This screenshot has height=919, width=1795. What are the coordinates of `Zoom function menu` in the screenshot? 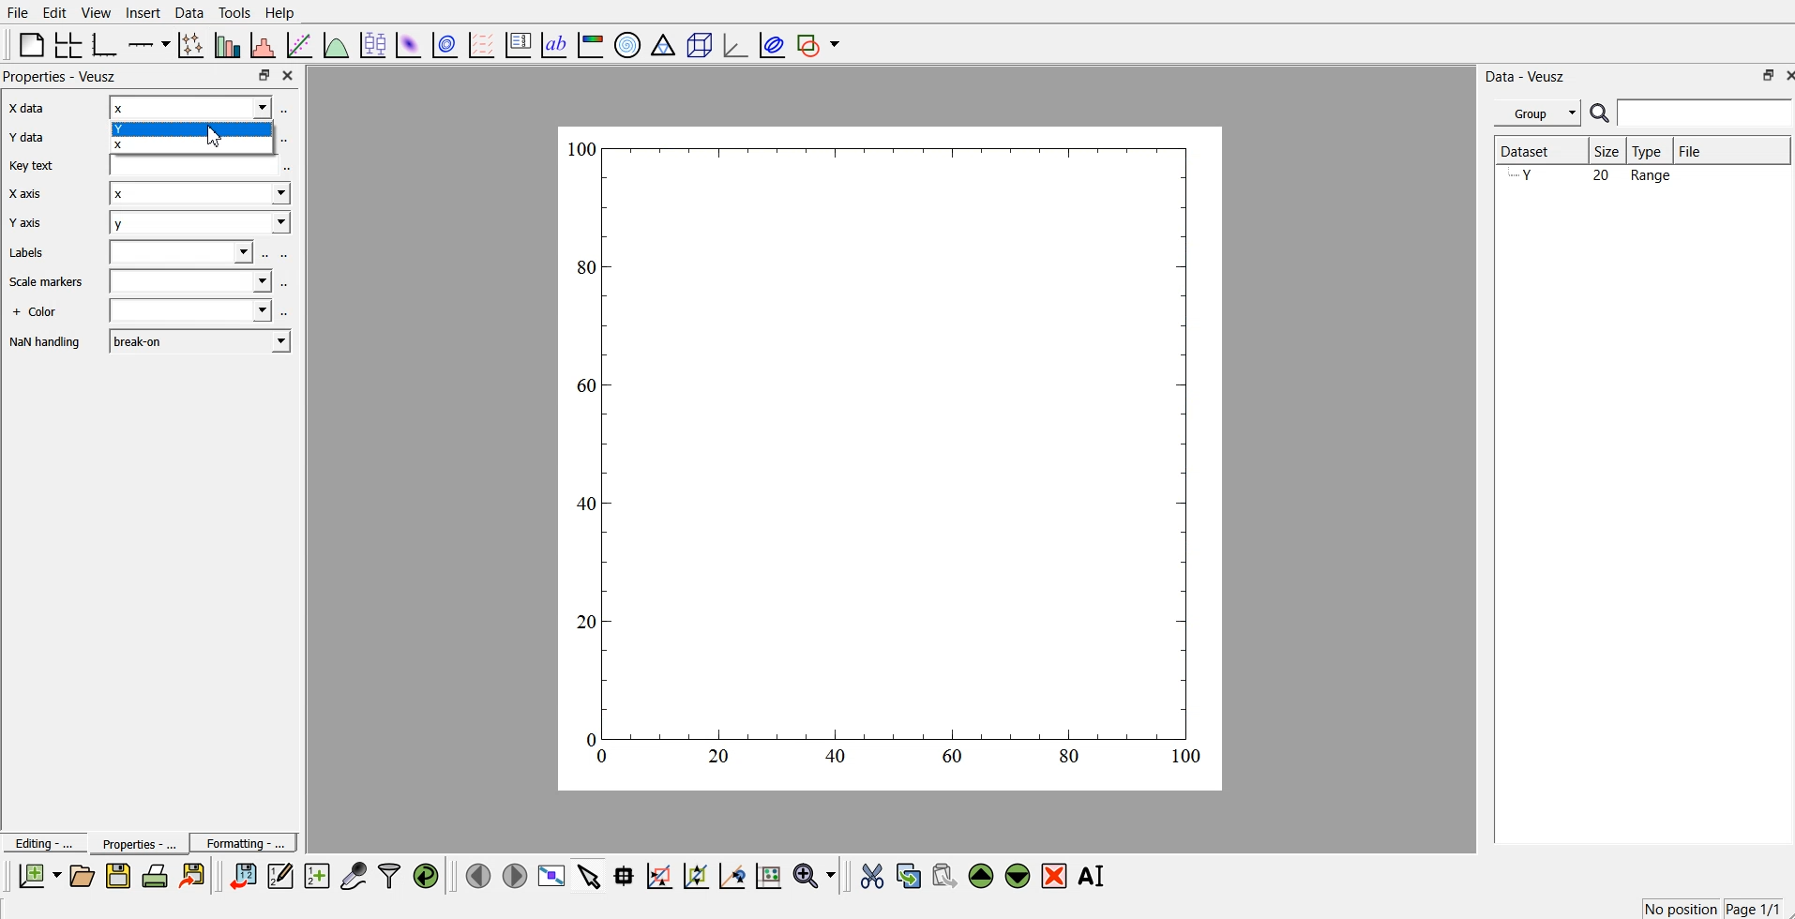 It's located at (816, 874).